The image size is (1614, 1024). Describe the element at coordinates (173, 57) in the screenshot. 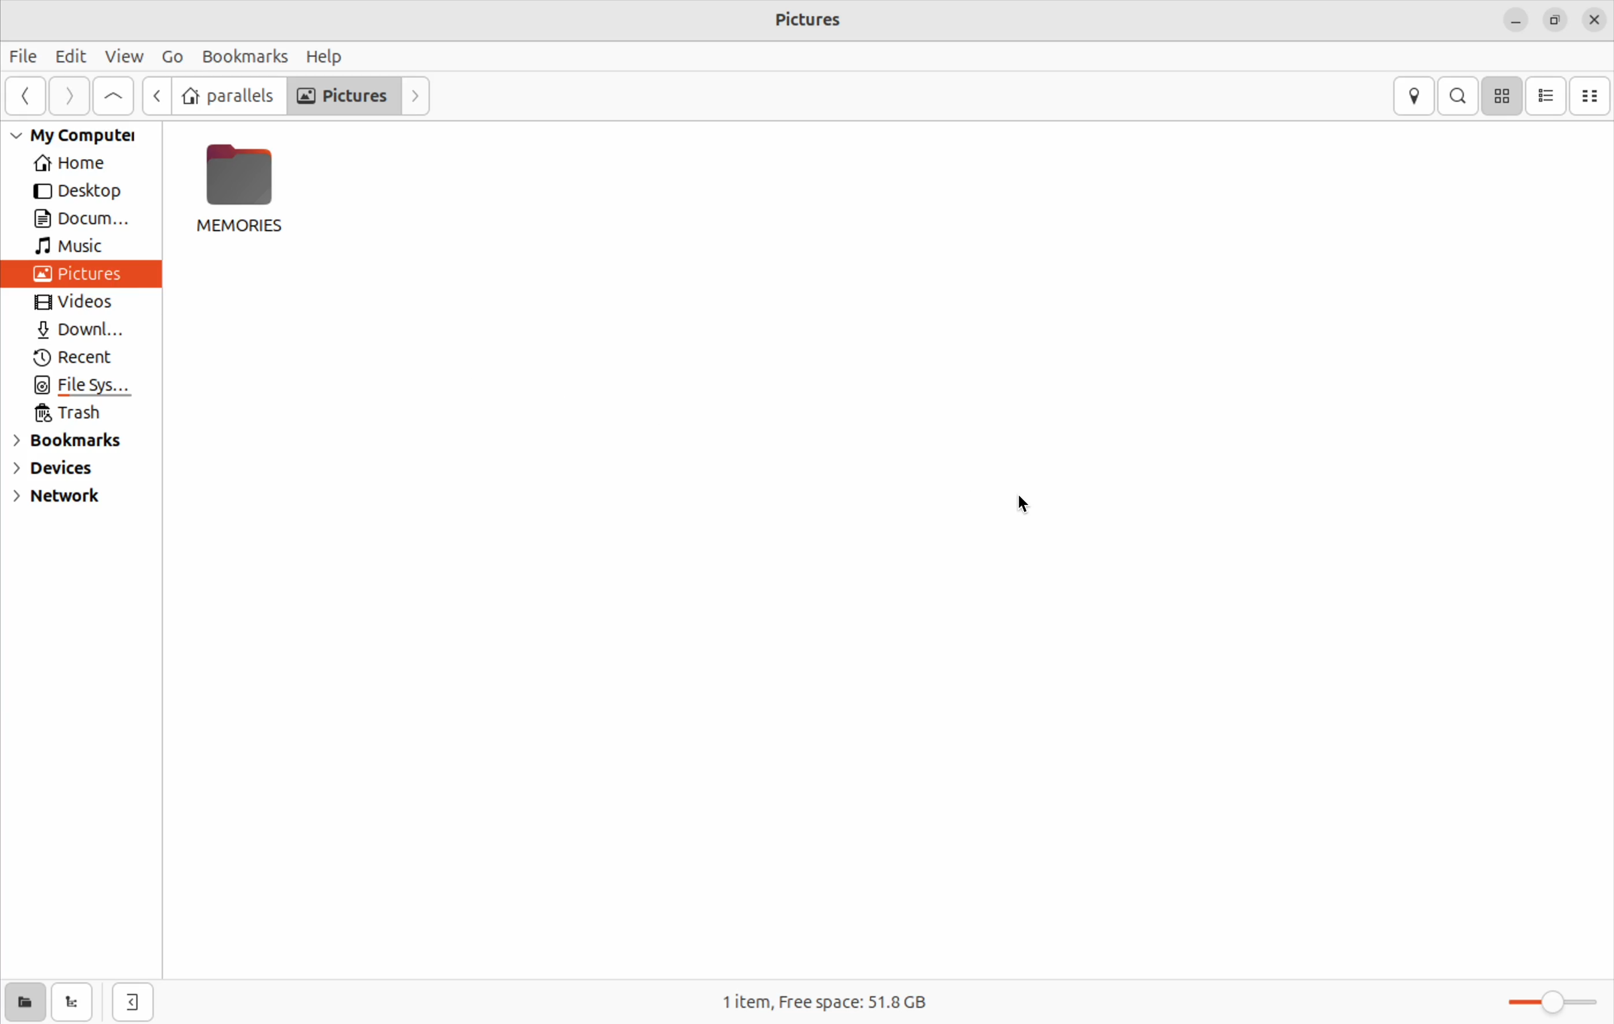

I see `Go` at that location.